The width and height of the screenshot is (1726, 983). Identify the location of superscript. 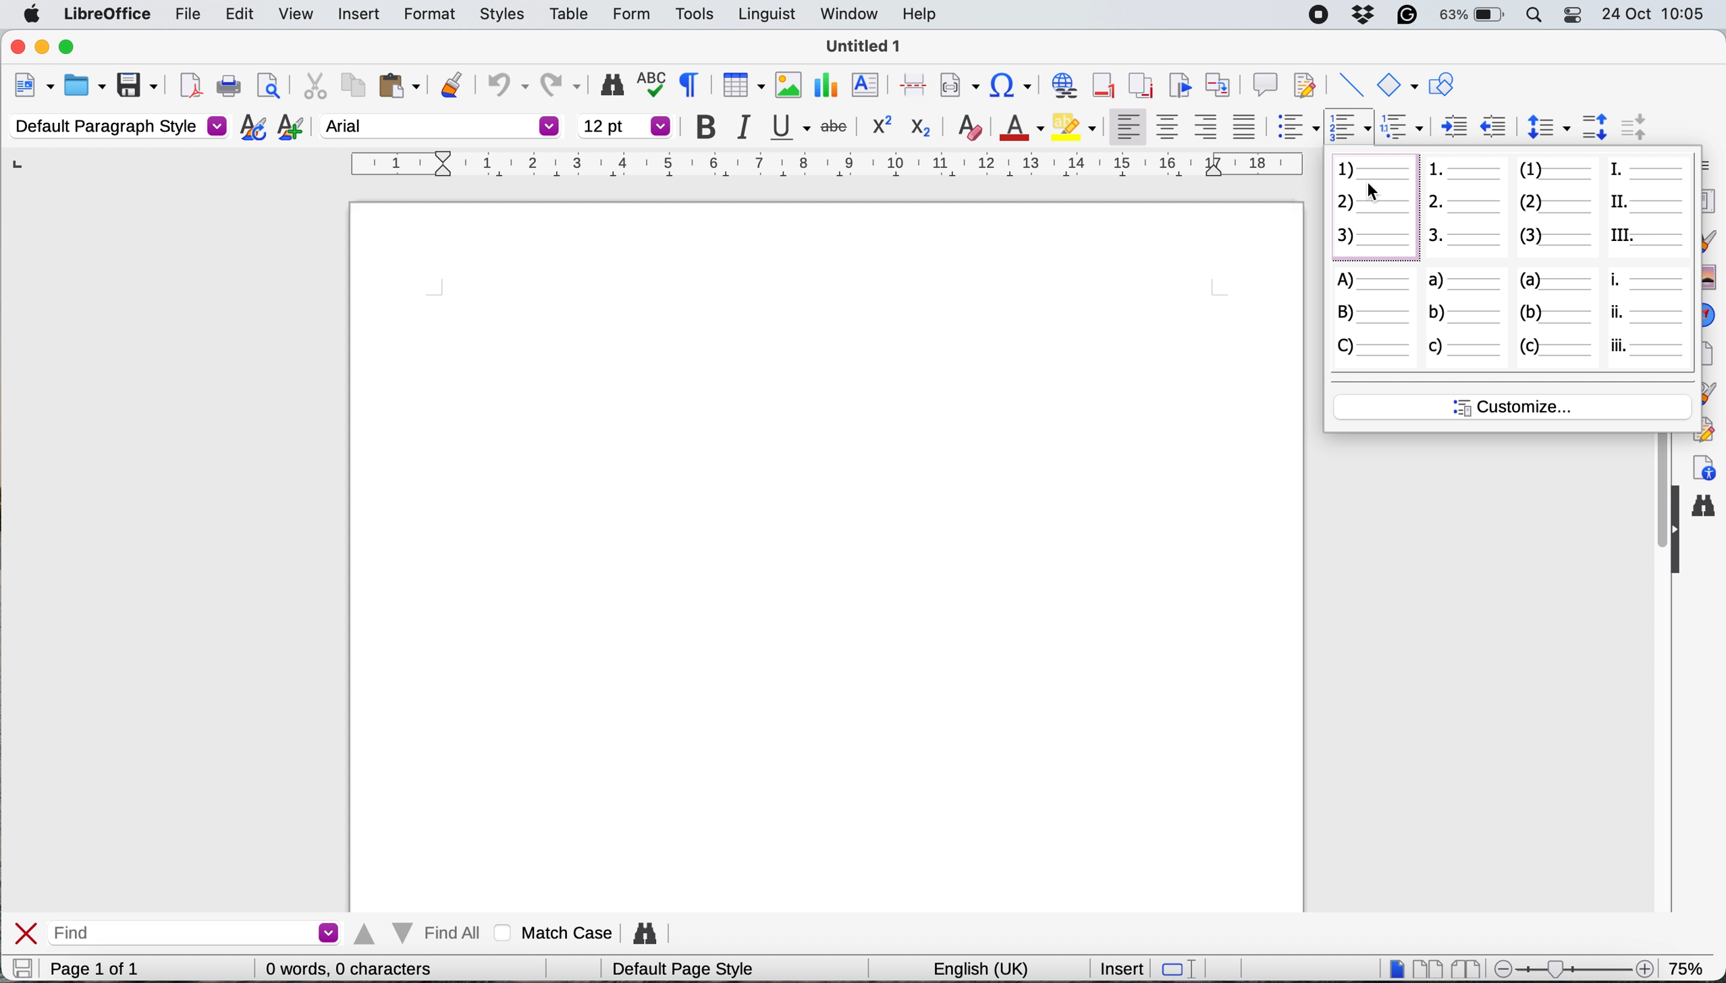
(878, 124).